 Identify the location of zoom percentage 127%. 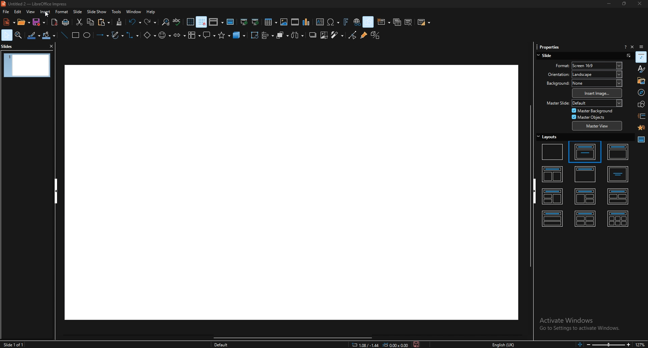
(641, 344).